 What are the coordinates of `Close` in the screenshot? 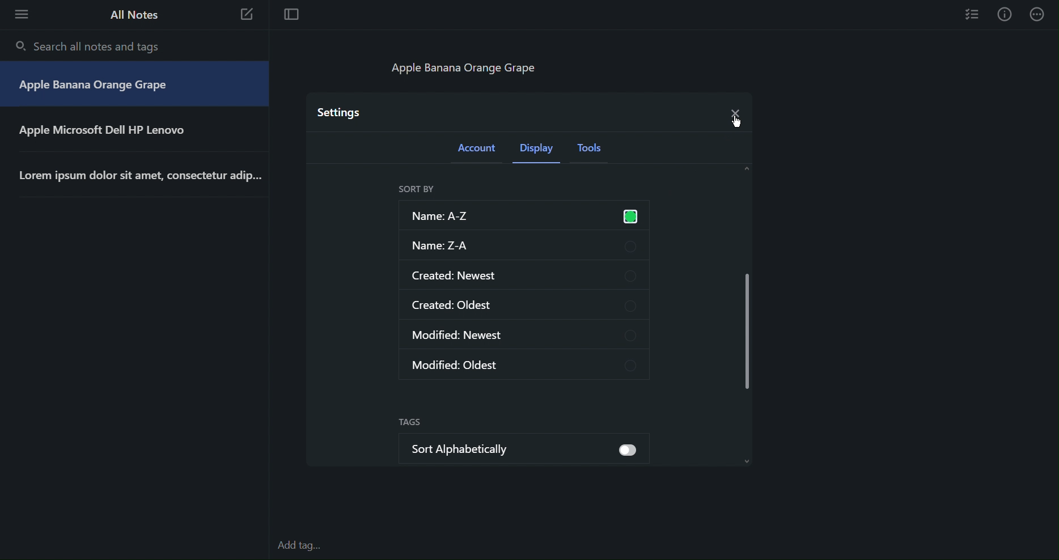 It's located at (733, 111).